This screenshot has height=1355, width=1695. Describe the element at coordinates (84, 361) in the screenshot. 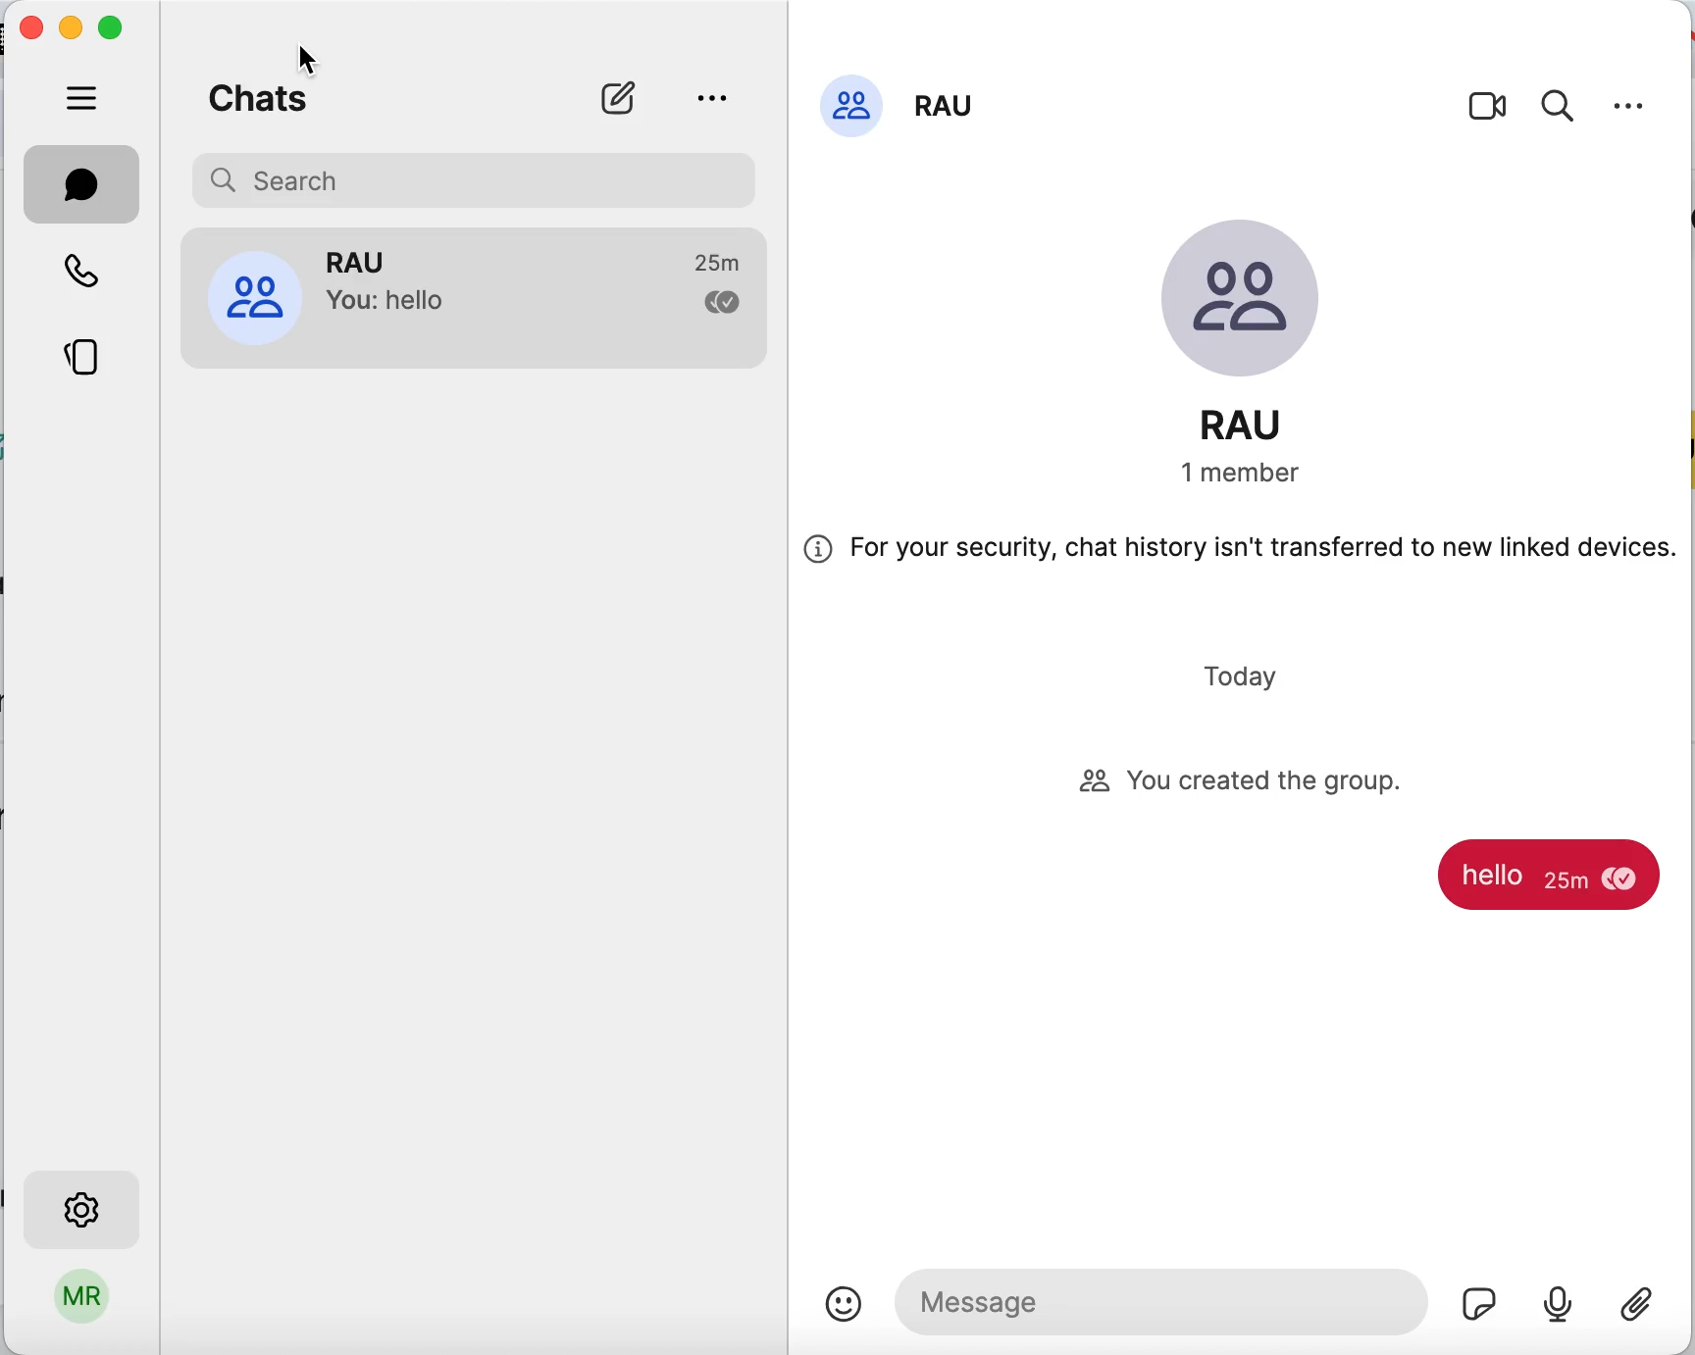

I see `stories` at that location.